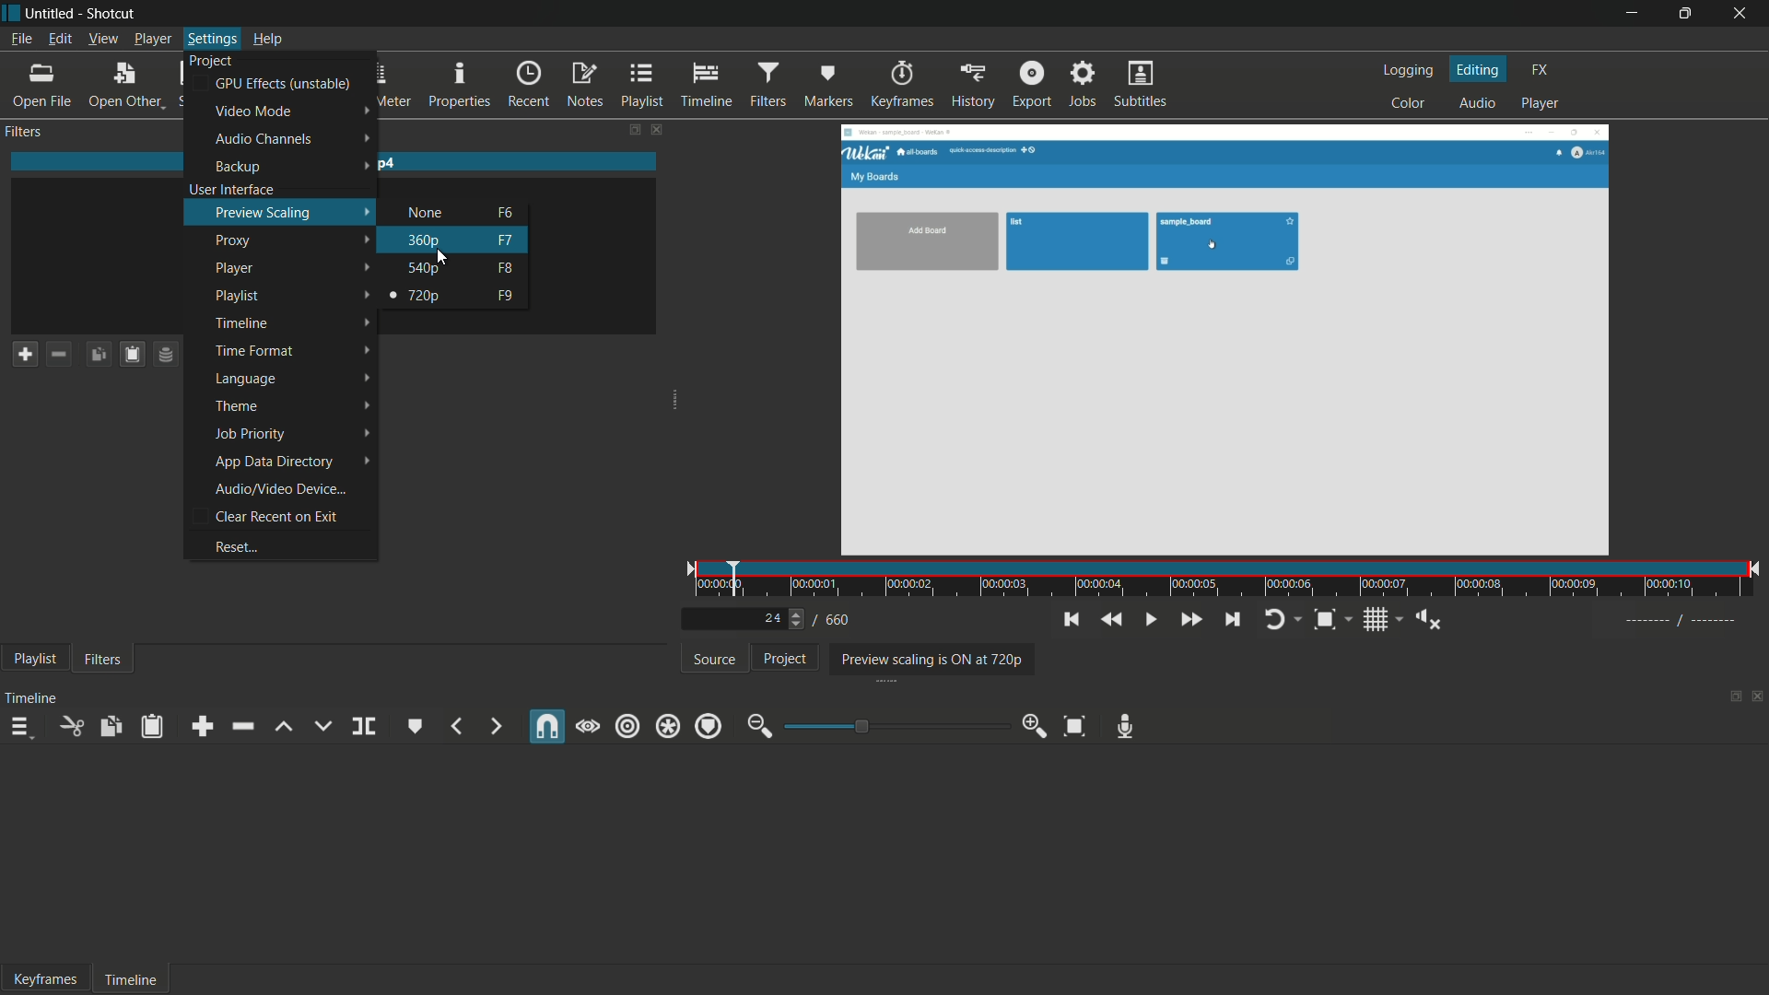 The image size is (1769, 995). I want to click on 540p, so click(425, 267).